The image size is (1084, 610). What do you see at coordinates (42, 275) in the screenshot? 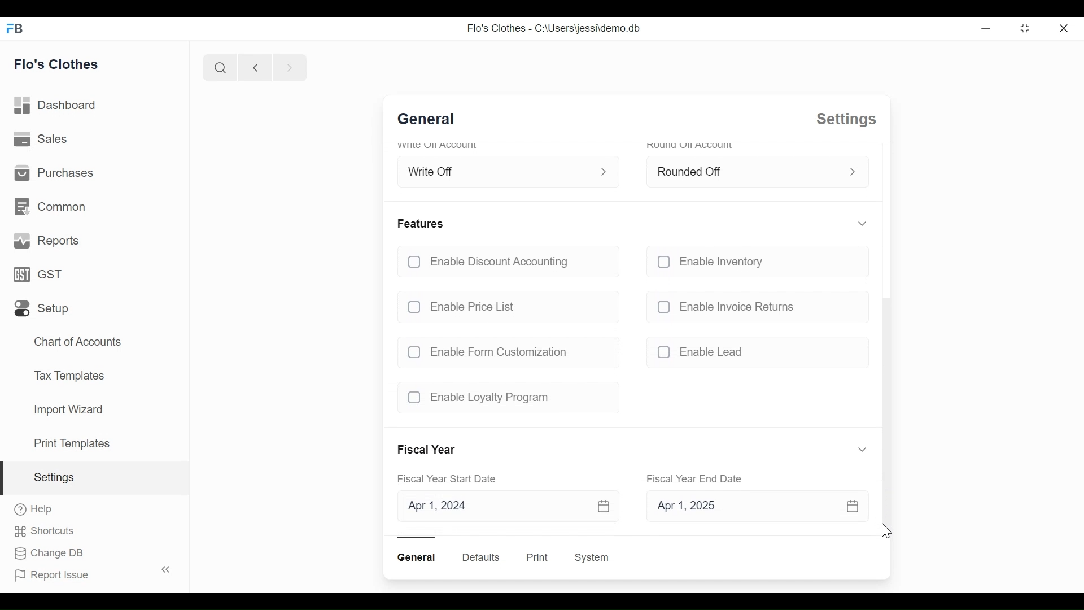
I see `GST` at bounding box center [42, 275].